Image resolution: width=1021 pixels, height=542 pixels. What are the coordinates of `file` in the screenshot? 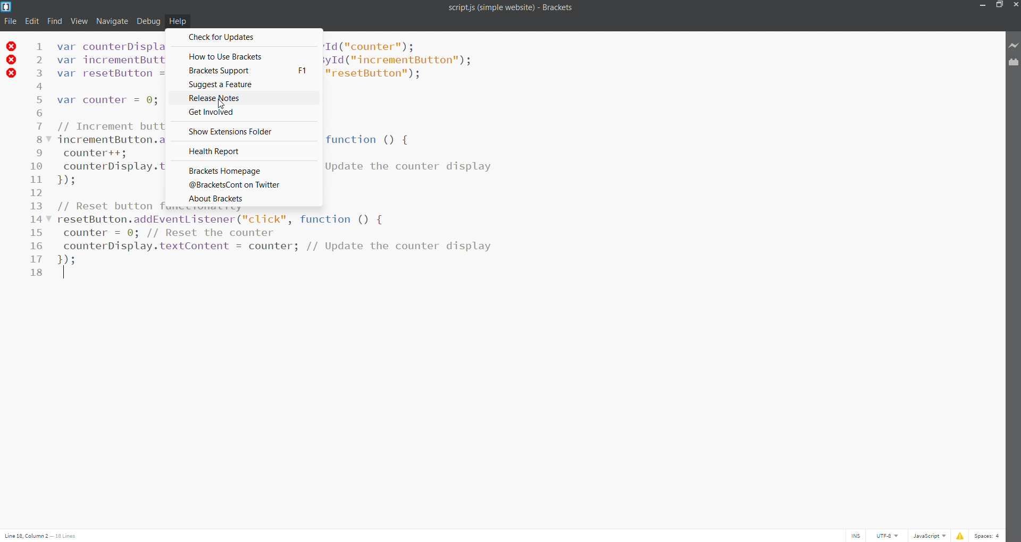 It's located at (9, 21).